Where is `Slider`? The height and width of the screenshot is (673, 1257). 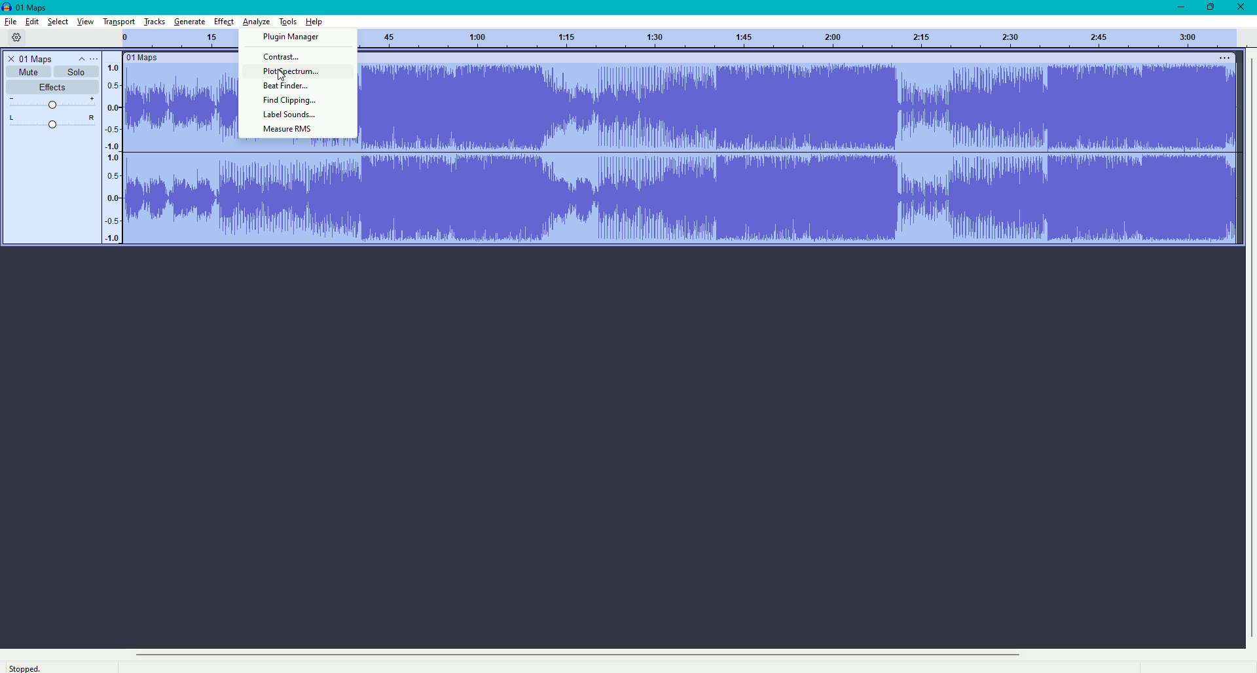 Slider is located at coordinates (51, 102).